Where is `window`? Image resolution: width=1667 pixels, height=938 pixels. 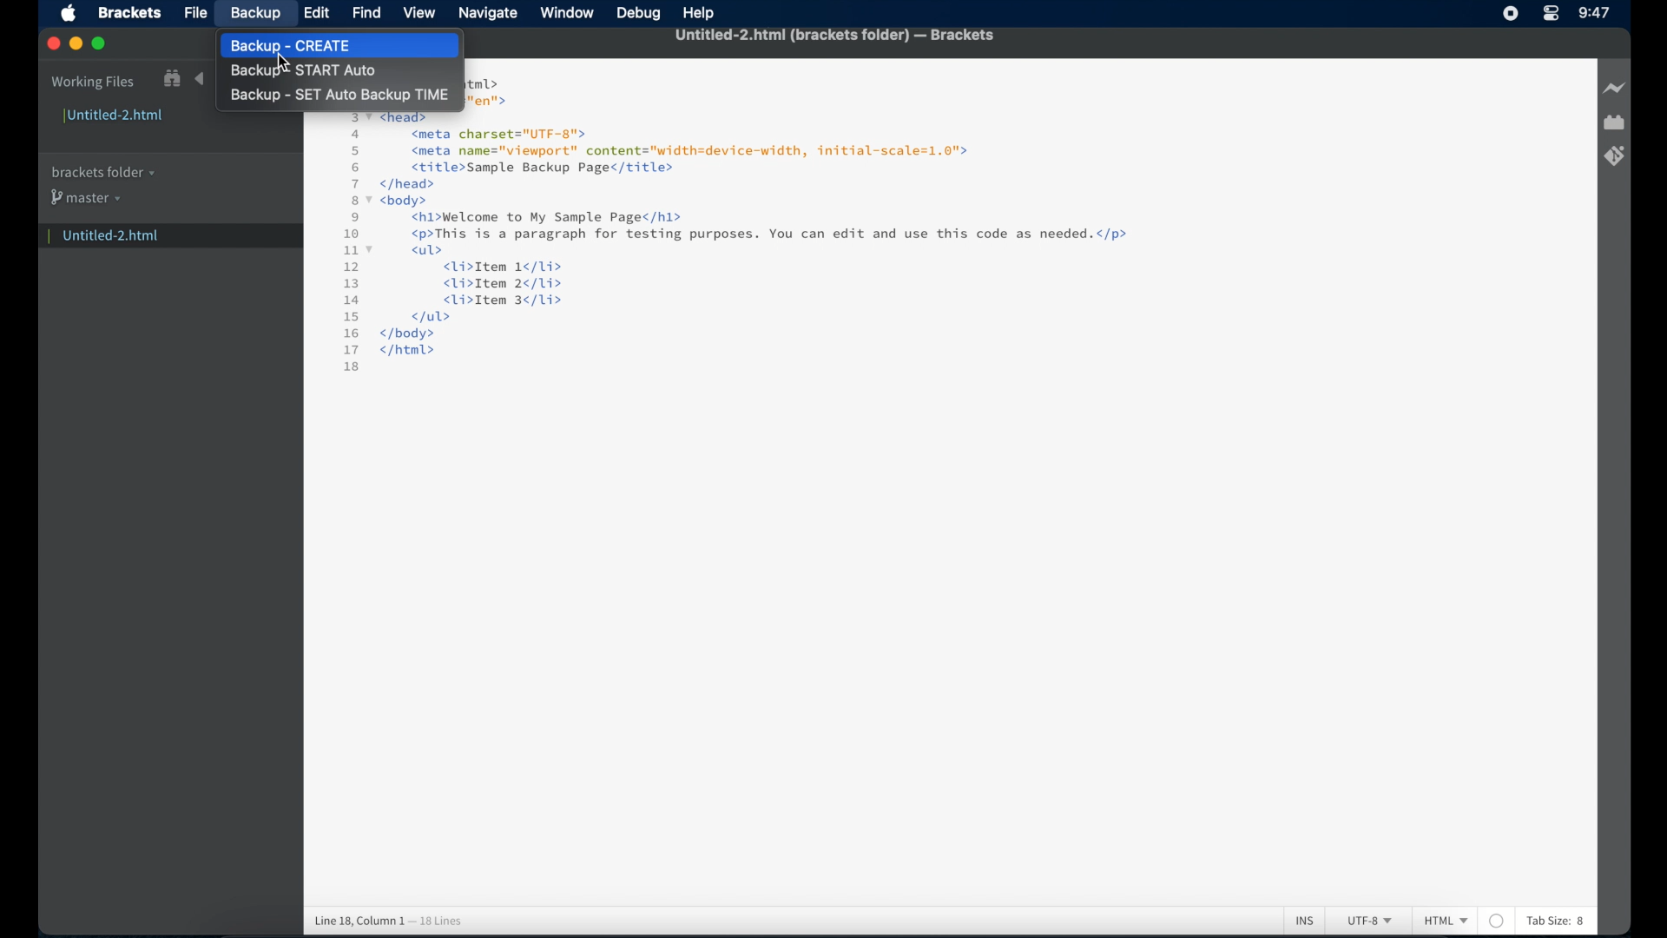 window is located at coordinates (567, 12).